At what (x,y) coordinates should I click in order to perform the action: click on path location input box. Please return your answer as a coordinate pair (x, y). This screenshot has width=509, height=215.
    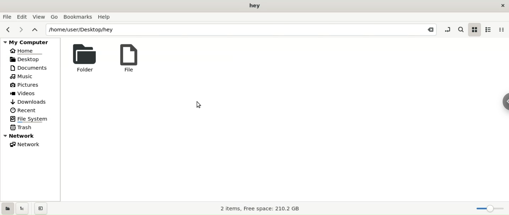
    Looking at the image, I should click on (241, 29).